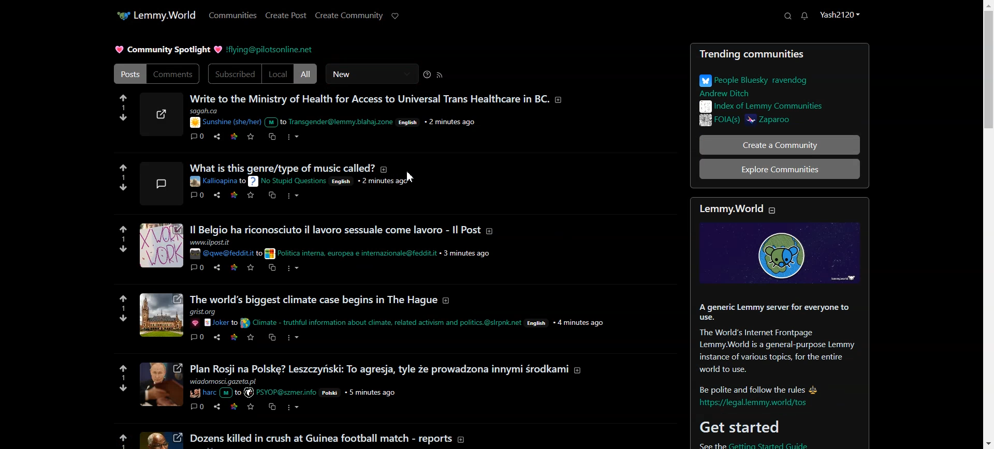 This screenshot has width=994, height=449. What do you see at coordinates (216, 337) in the screenshot?
I see `share` at bounding box center [216, 337].